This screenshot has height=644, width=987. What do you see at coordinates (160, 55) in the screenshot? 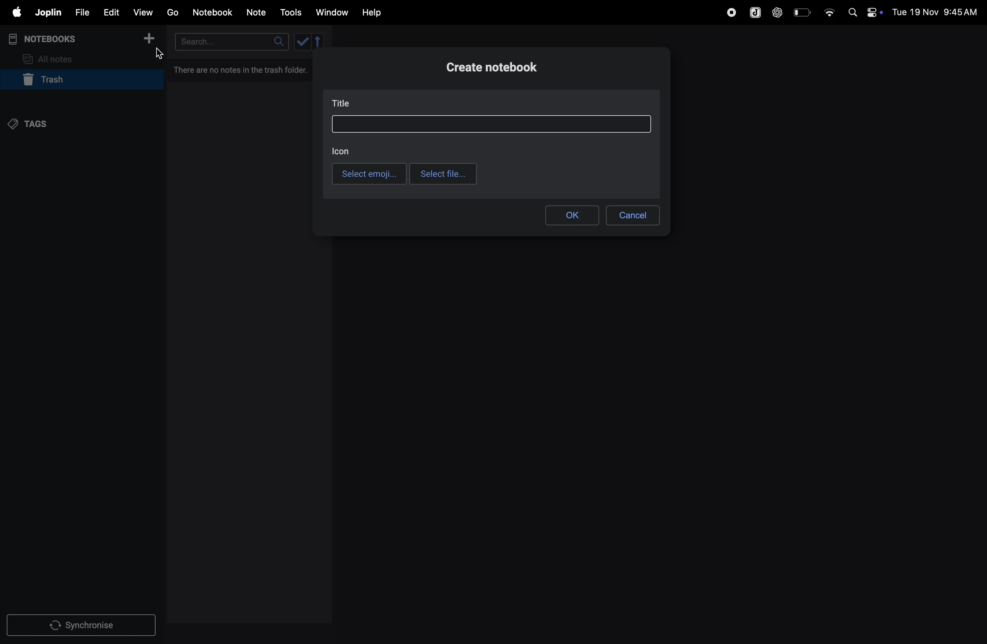
I see `cursor` at bounding box center [160, 55].